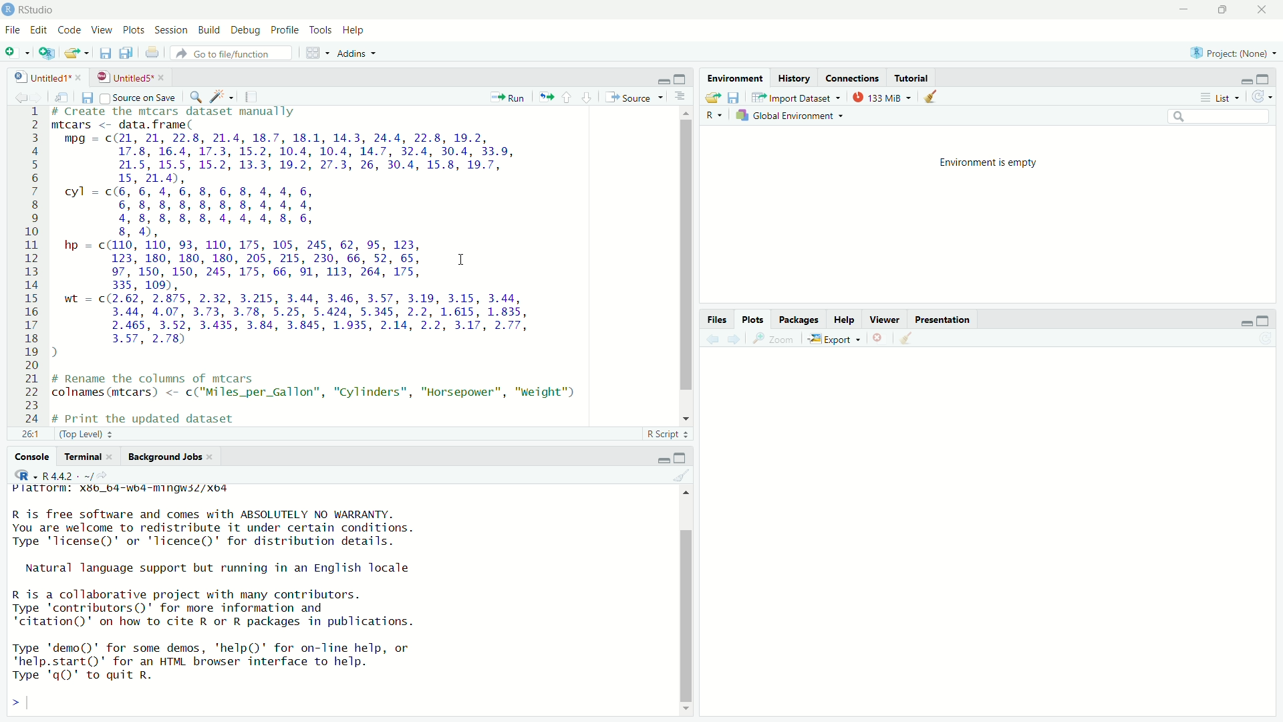  Describe the element at coordinates (734, 98) in the screenshot. I see `save` at that location.